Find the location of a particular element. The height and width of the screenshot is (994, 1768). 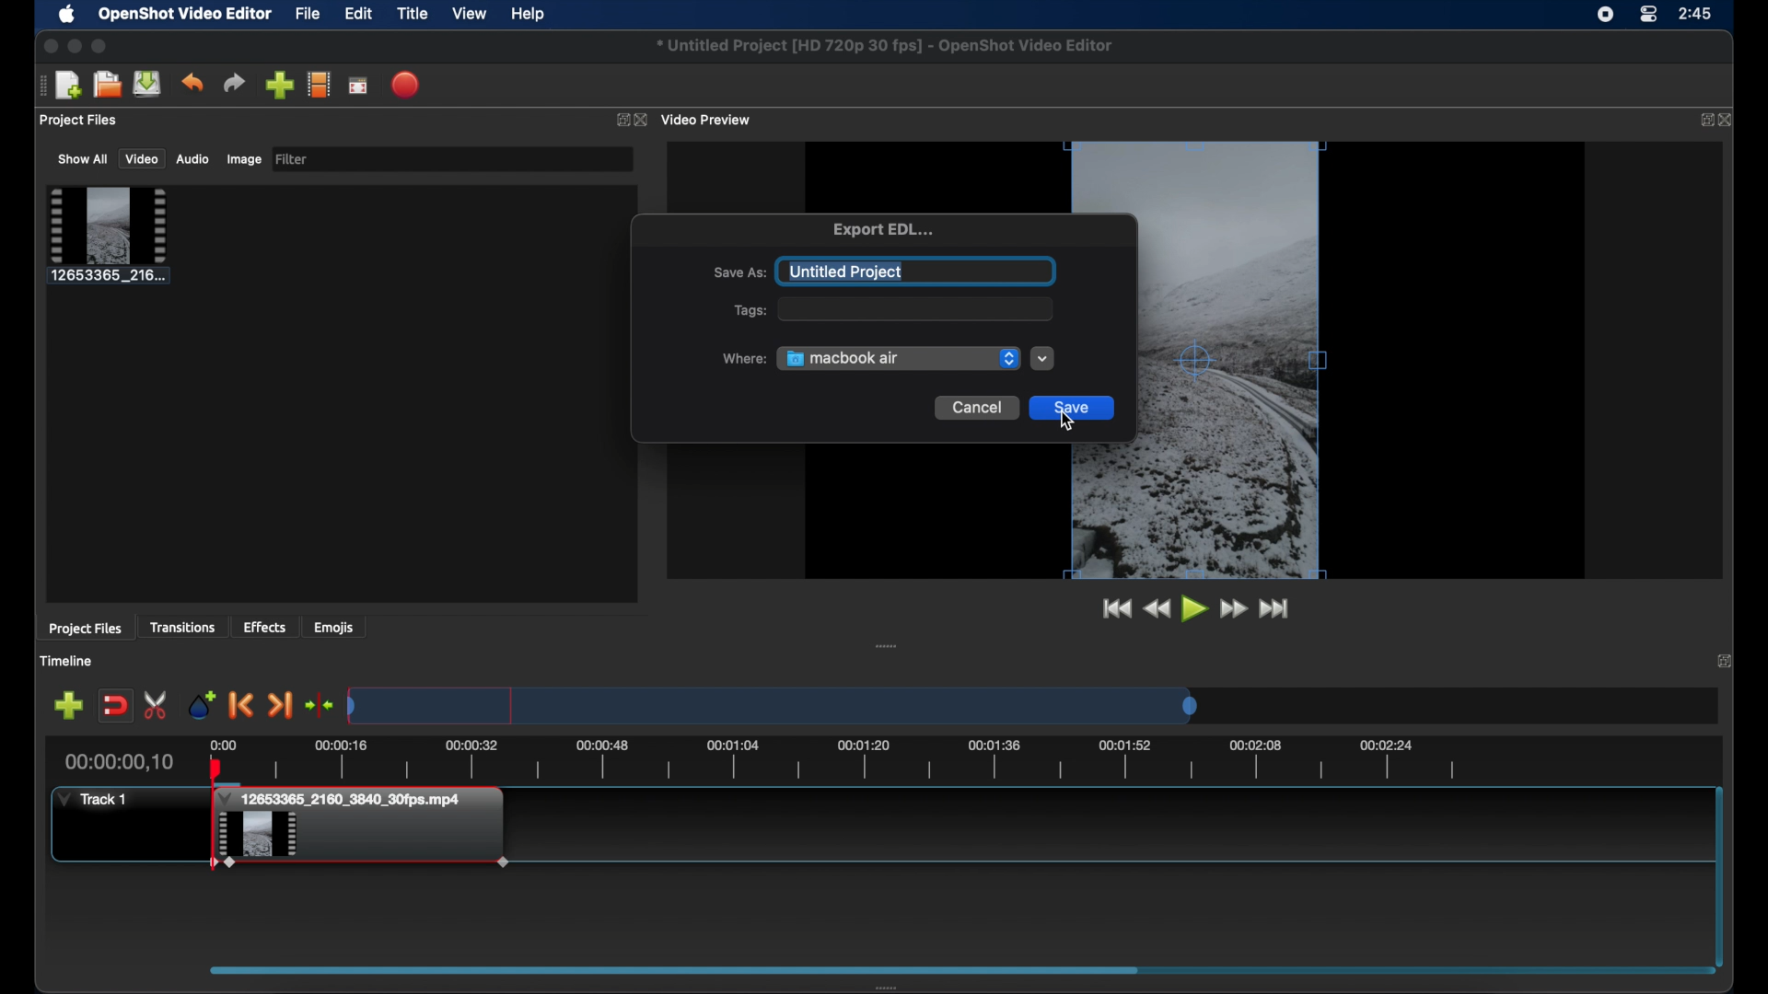

expand is located at coordinates (618, 119).